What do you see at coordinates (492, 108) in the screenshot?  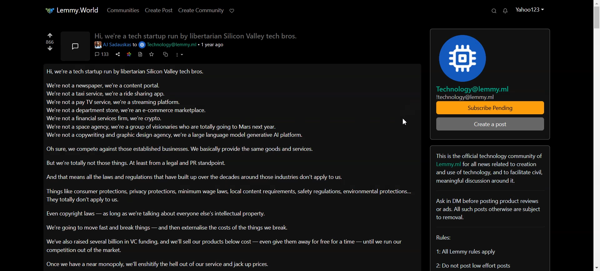 I see `Subscribe Pending` at bounding box center [492, 108].